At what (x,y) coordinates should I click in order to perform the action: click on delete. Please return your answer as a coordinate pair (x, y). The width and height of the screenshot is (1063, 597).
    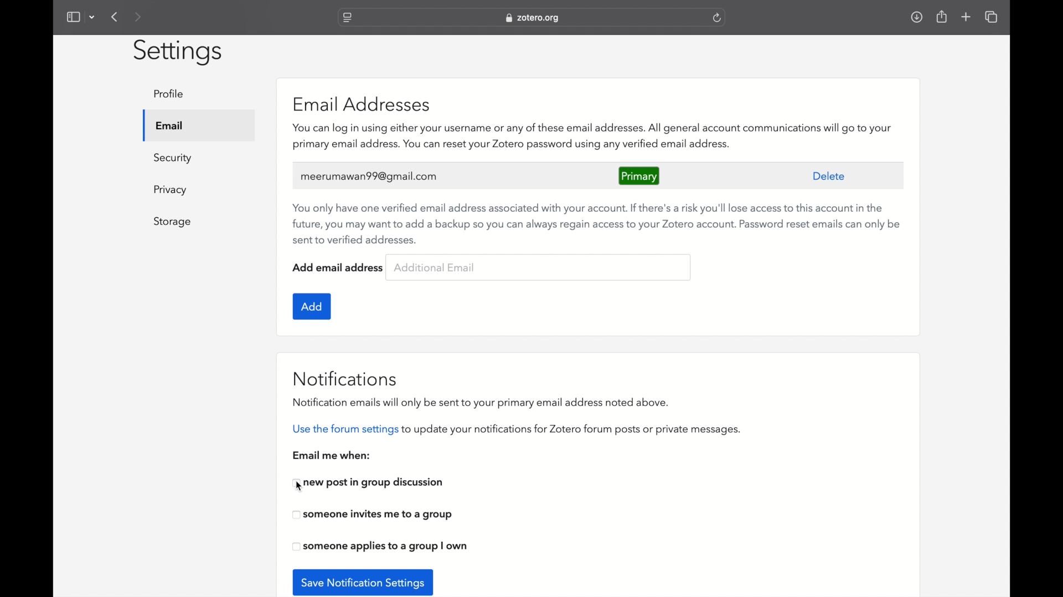
    Looking at the image, I should click on (828, 175).